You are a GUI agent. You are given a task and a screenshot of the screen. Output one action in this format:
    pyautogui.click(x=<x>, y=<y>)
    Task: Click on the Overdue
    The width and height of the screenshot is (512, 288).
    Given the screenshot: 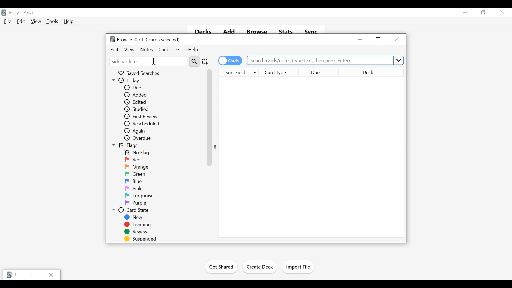 What is the action you would take?
    pyautogui.click(x=140, y=138)
    